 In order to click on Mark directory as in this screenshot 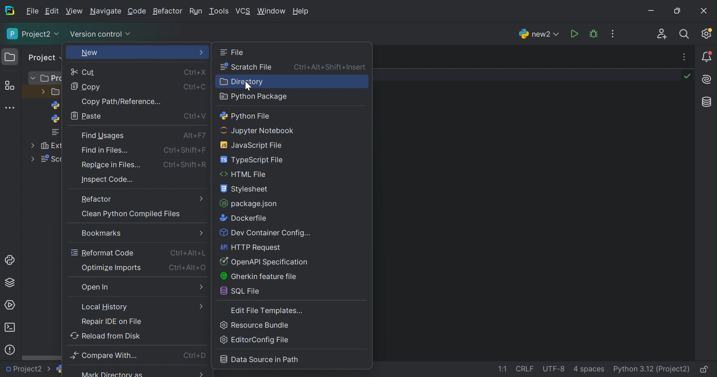, I will do `click(115, 374)`.